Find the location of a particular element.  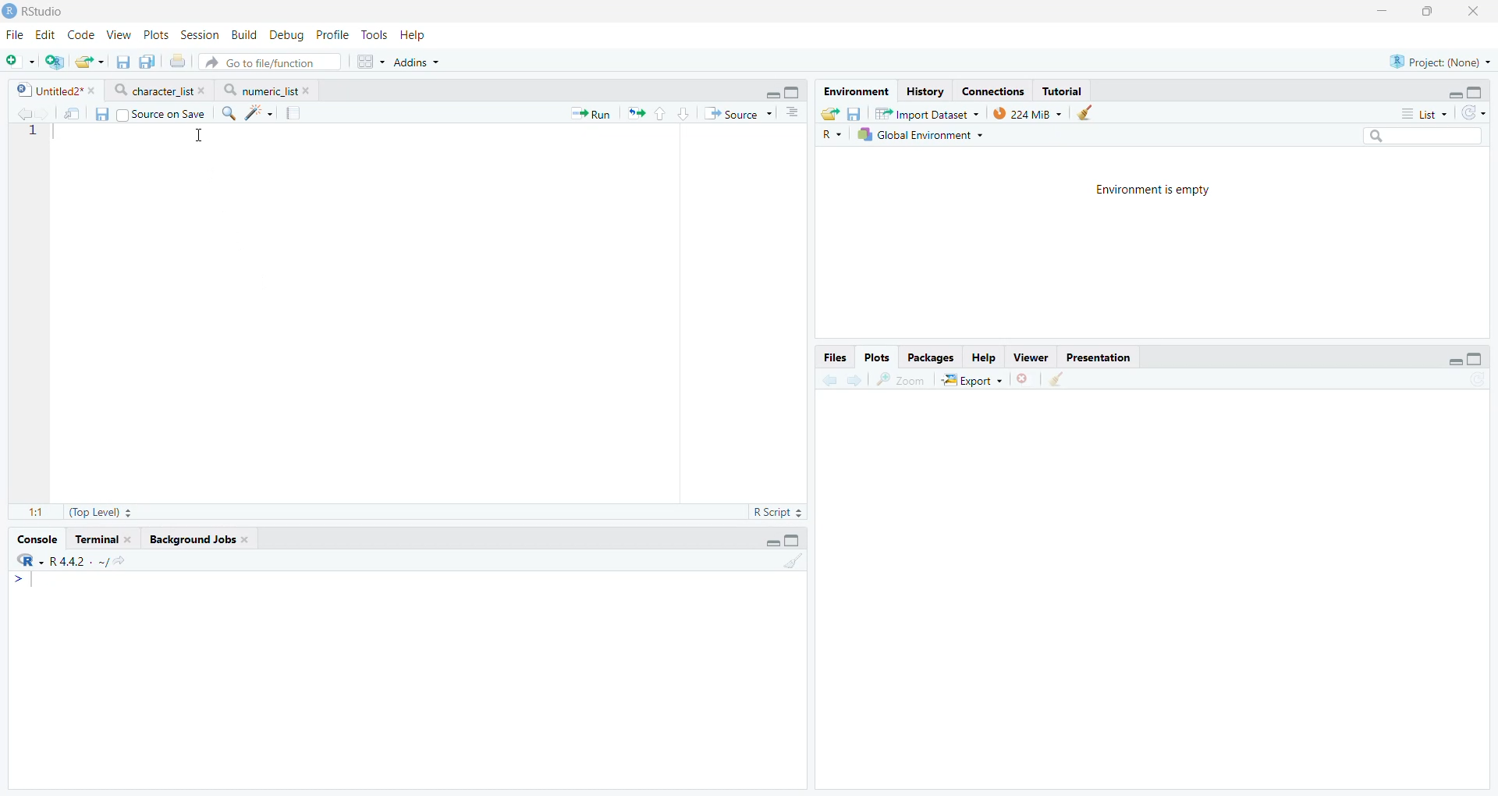

Clear is located at coordinates (1090, 113).